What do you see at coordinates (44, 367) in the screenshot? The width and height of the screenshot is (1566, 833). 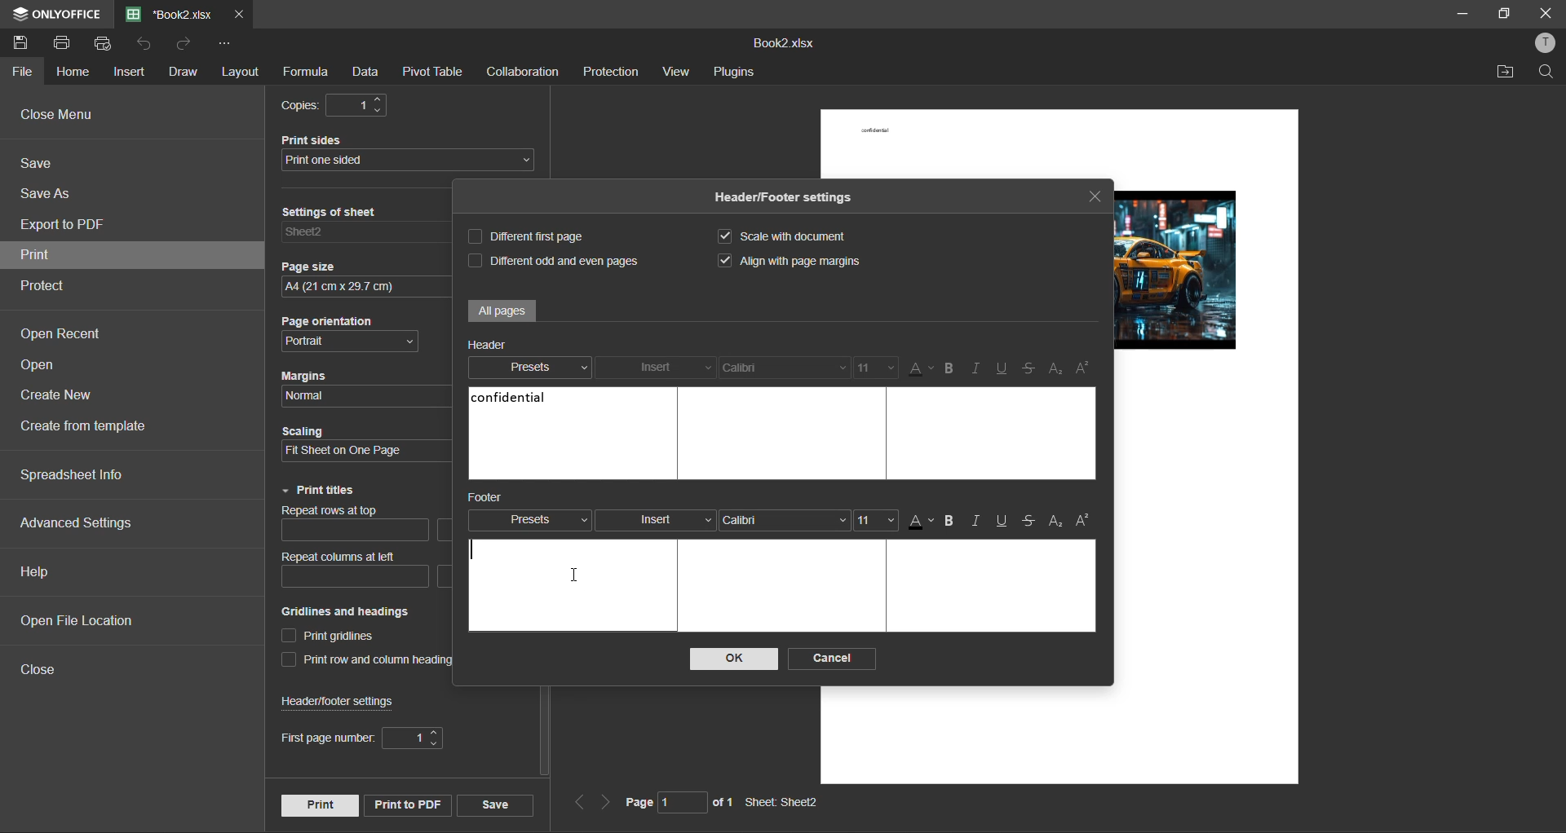 I see `open` at bounding box center [44, 367].